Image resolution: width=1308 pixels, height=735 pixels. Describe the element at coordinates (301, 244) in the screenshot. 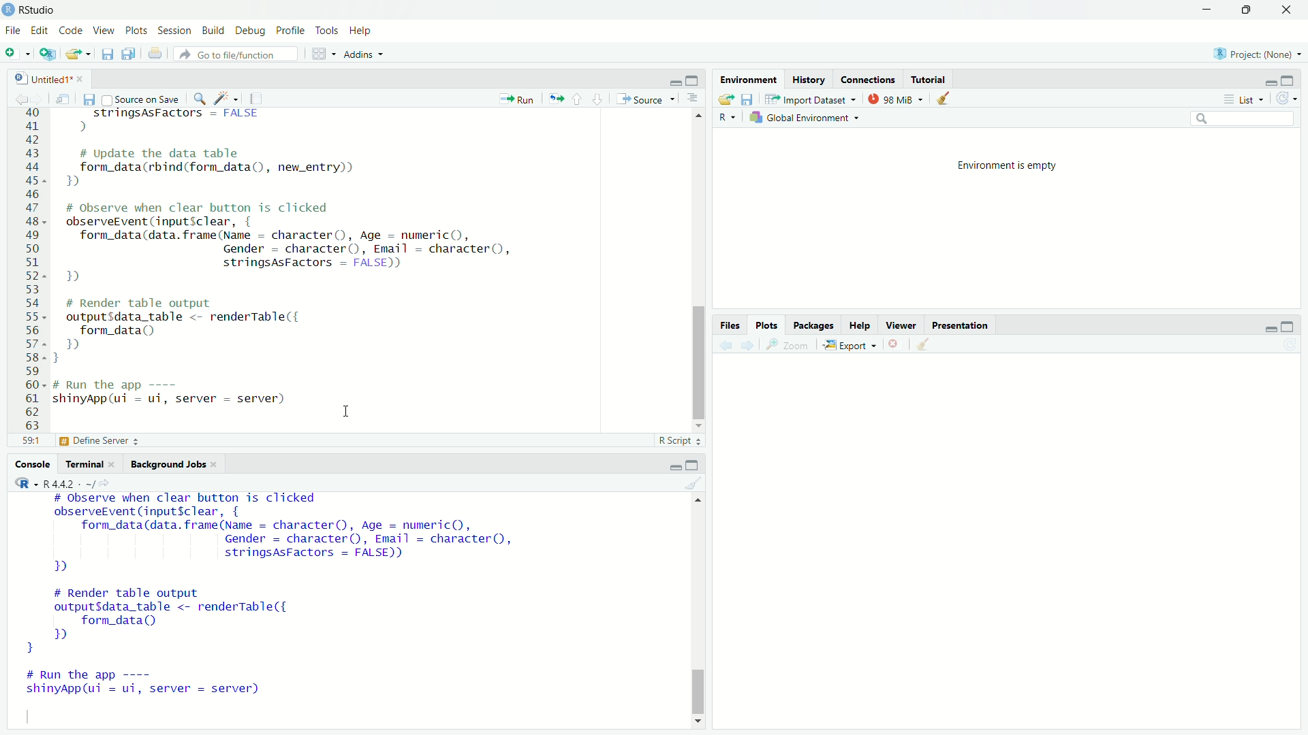

I see `code to observe when clear button is clicked` at that location.